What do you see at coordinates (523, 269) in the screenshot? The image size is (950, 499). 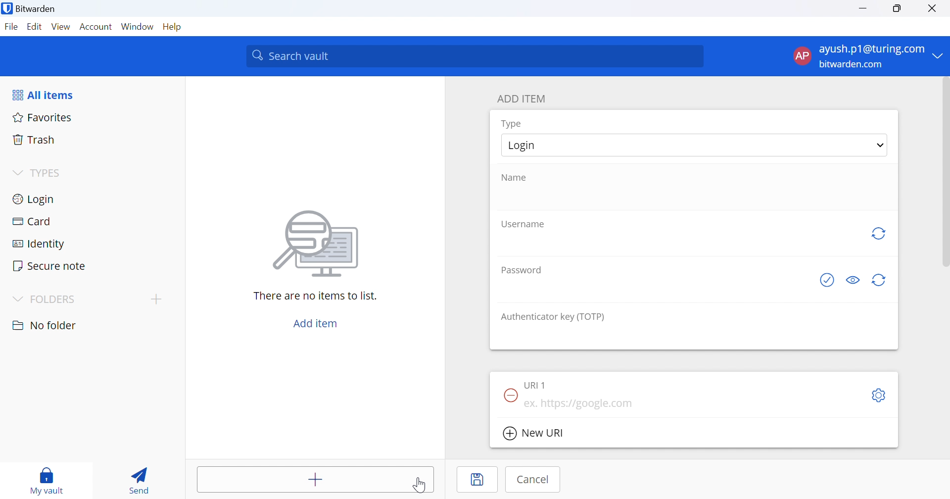 I see `Password` at bounding box center [523, 269].